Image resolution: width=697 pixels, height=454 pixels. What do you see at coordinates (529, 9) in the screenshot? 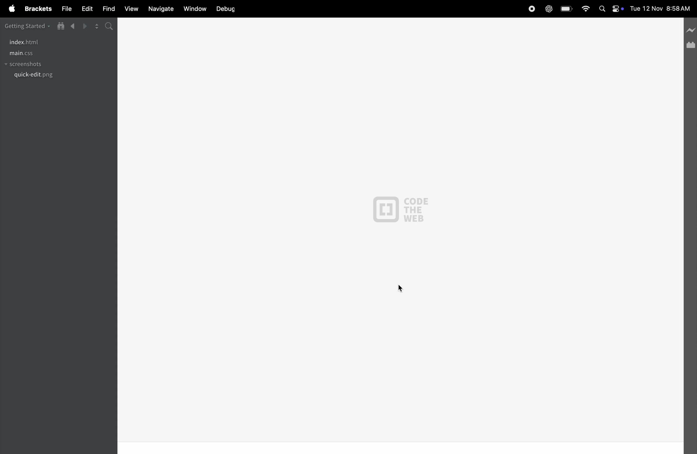
I see `record` at bounding box center [529, 9].